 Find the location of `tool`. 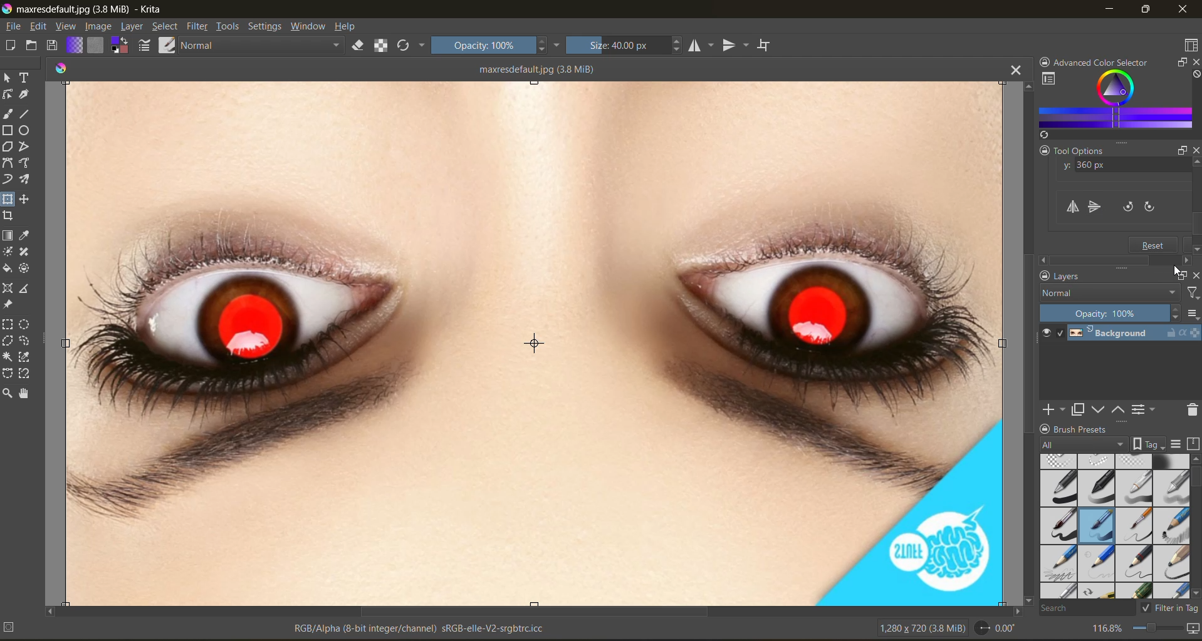

tool is located at coordinates (26, 78).